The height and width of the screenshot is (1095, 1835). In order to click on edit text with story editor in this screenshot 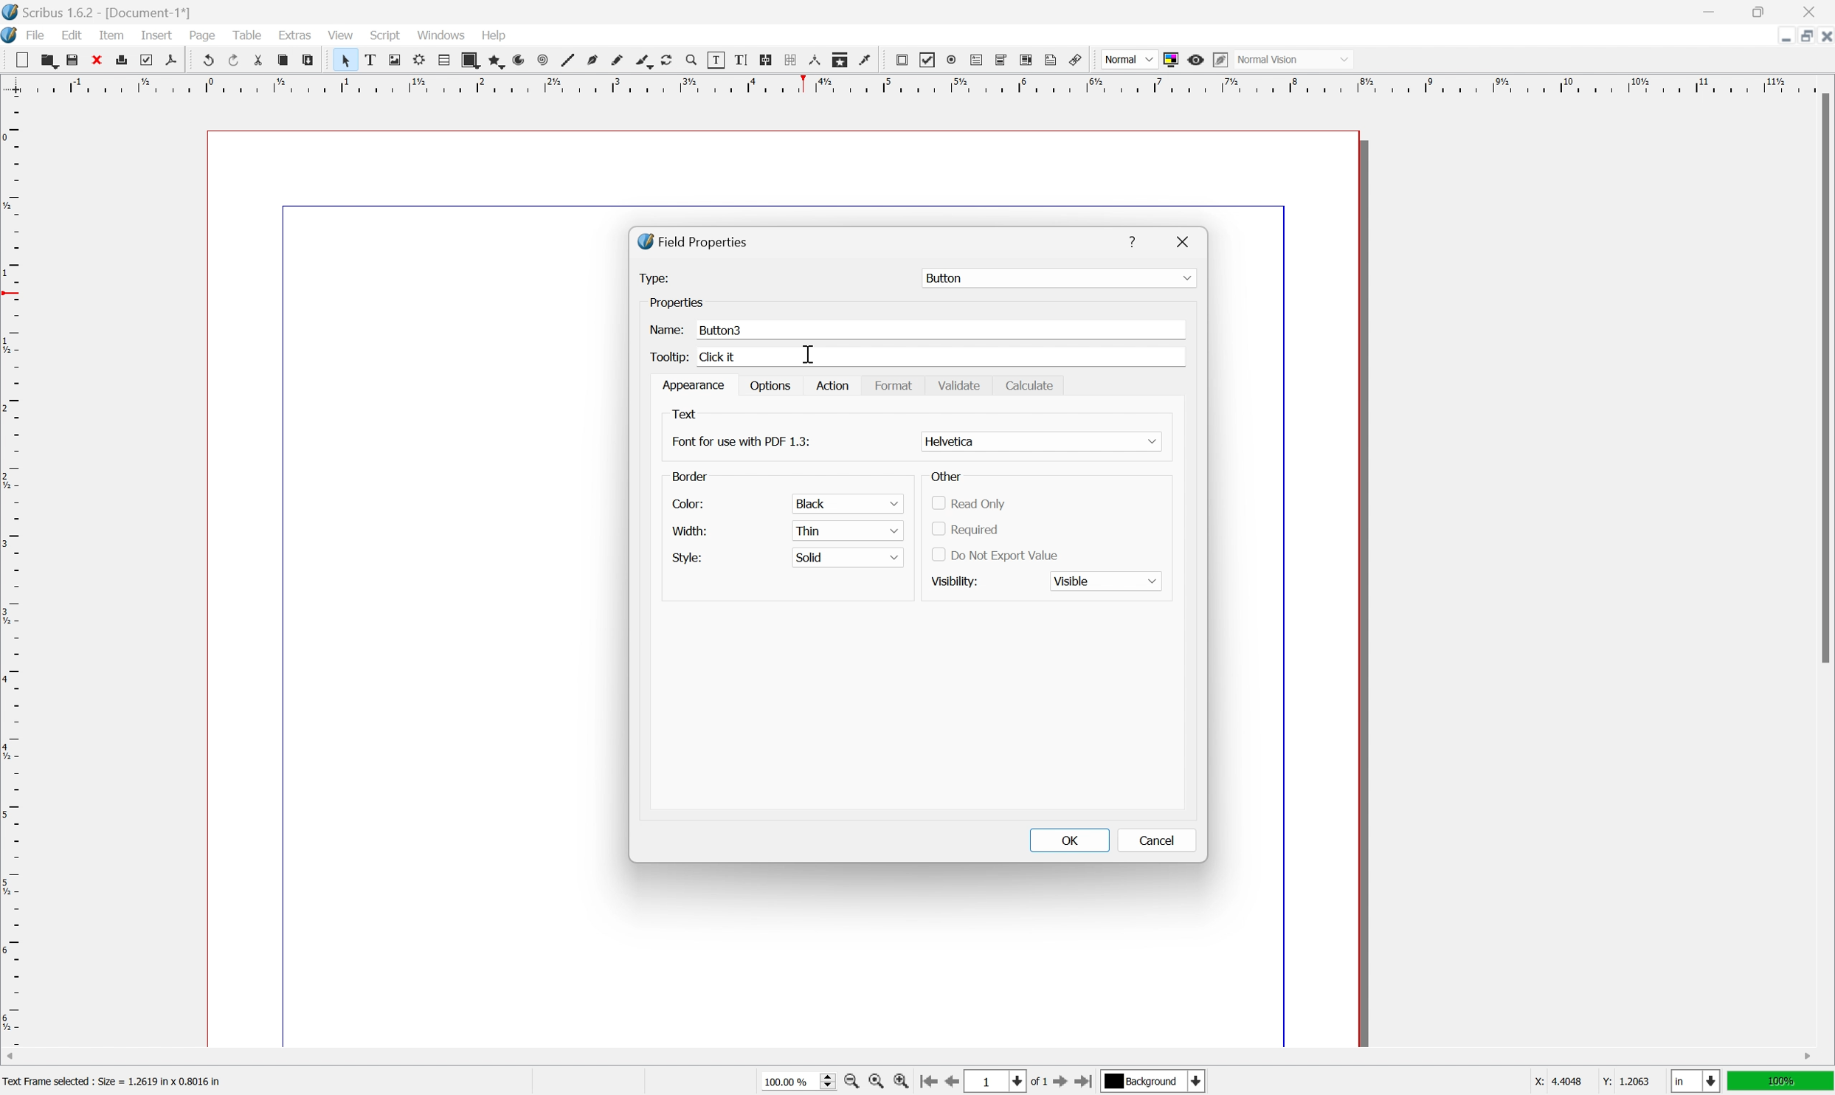, I will do `click(742, 60)`.